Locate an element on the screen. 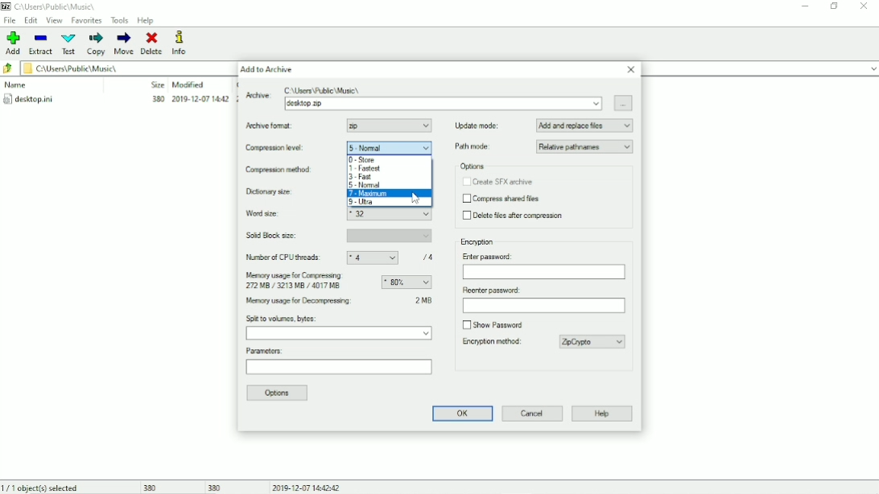 Image resolution: width=879 pixels, height=494 pixels. Info is located at coordinates (186, 43).